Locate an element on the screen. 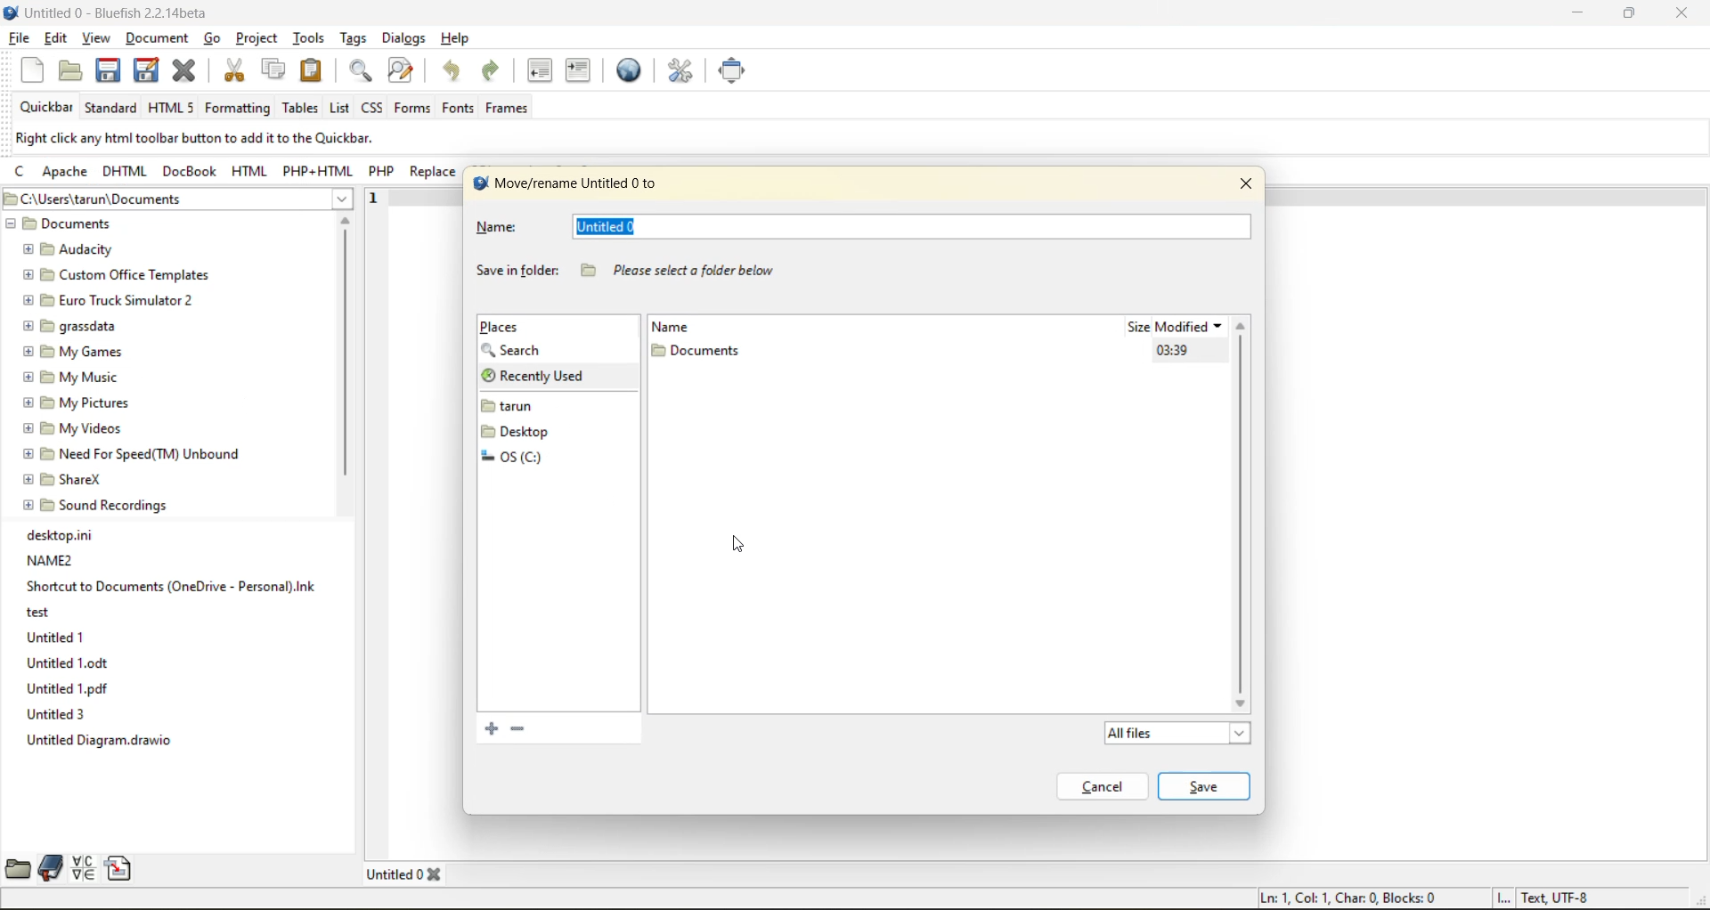 The height and width of the screenshot is (910, 1710). NAME2 is located at coordinates (57, 561).